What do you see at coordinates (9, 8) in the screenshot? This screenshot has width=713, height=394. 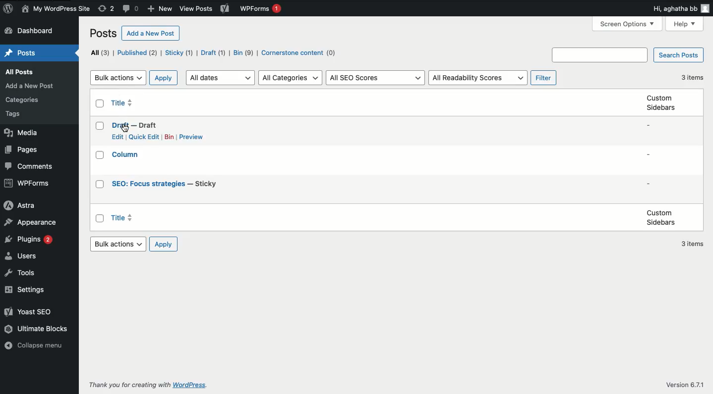 I see `Logo` at bounding box center [9, 8].